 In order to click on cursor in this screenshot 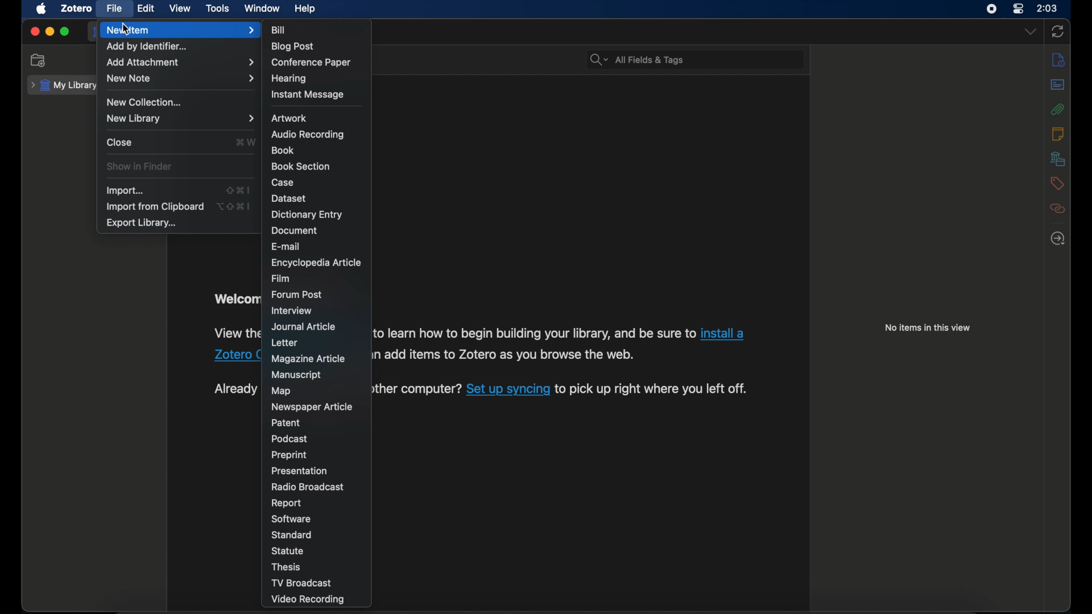, I will do `click(125, 29)`.